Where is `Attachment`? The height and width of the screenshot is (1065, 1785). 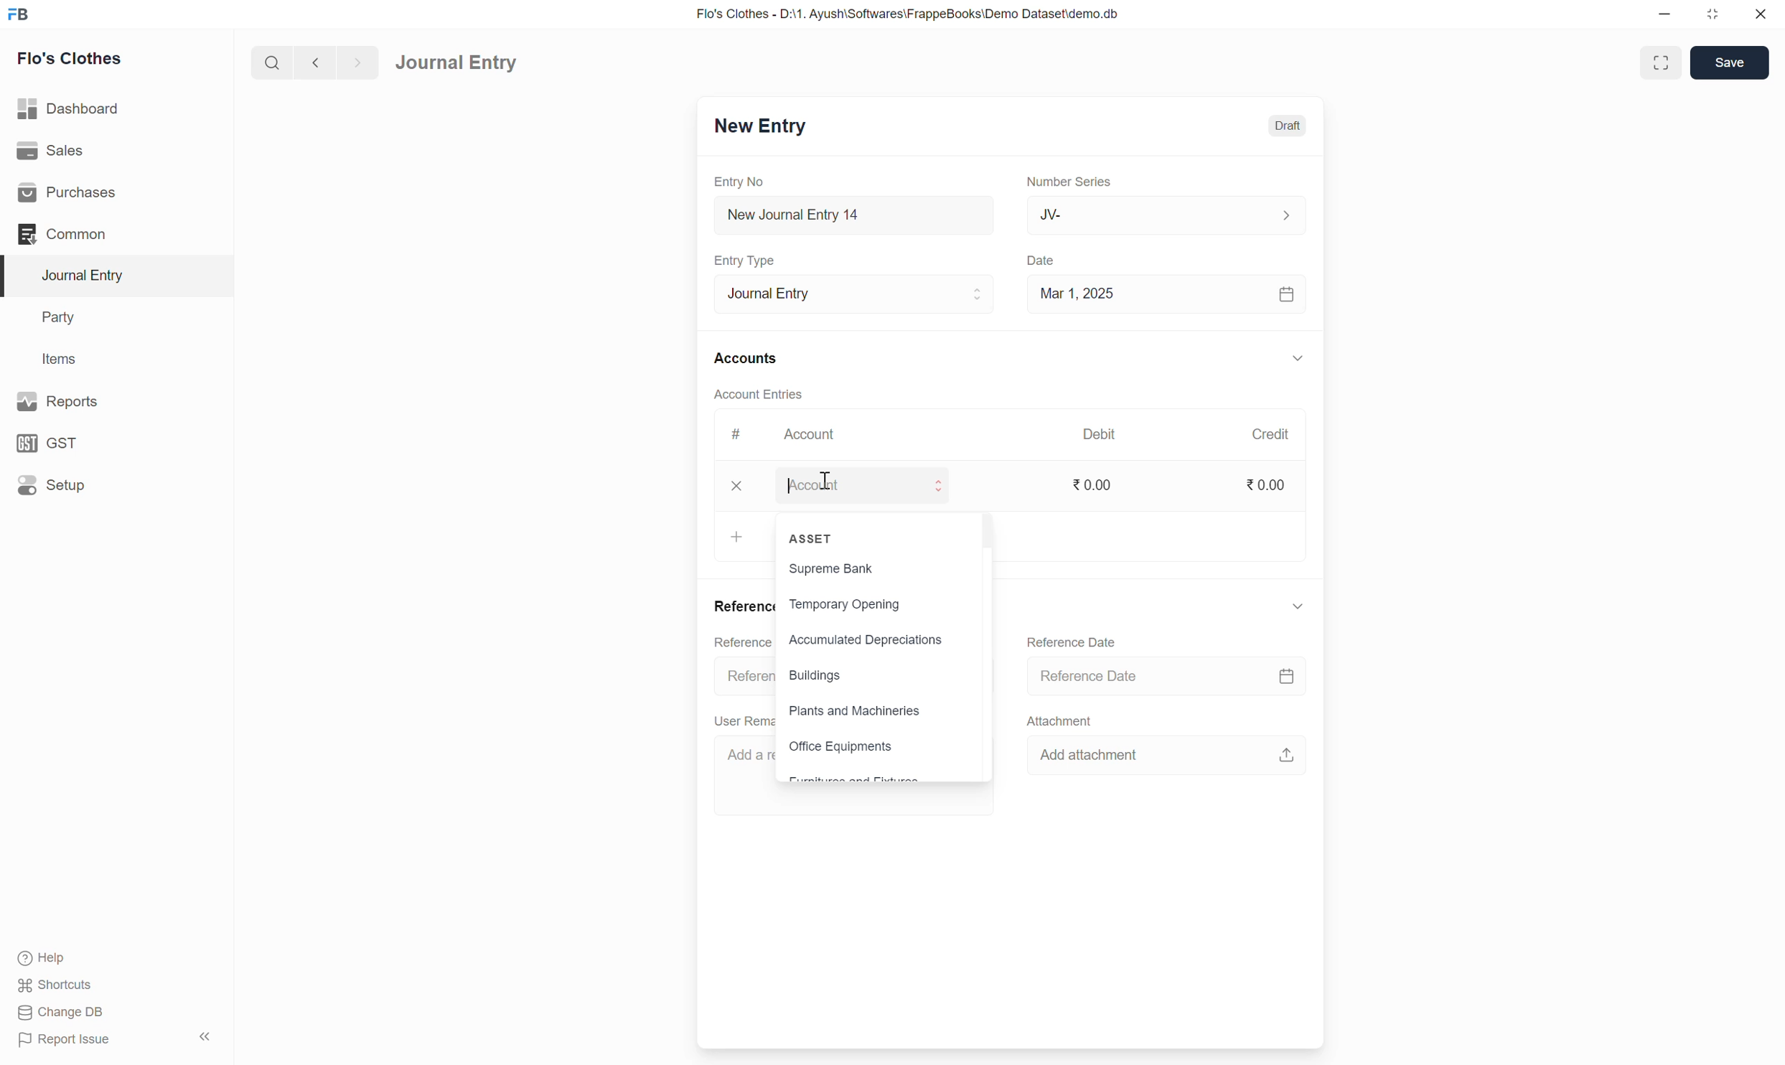
Attachment is located at coordinates (1062, 721).